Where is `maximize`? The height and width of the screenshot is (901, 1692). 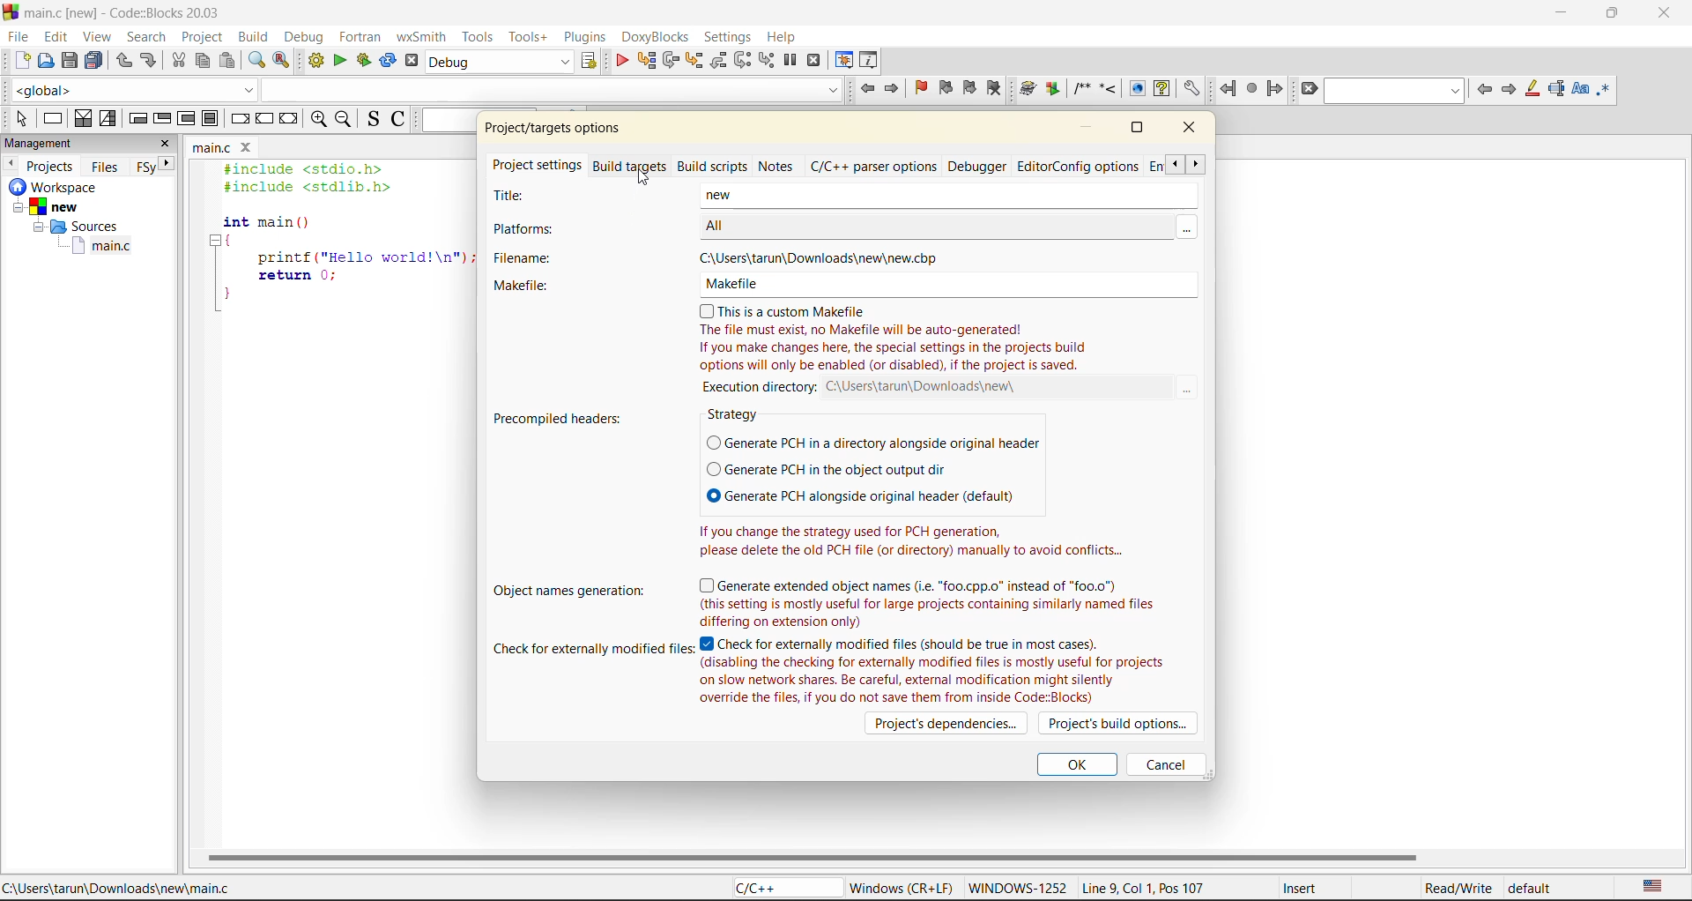 maximize is located at coordinates (1136, 127).